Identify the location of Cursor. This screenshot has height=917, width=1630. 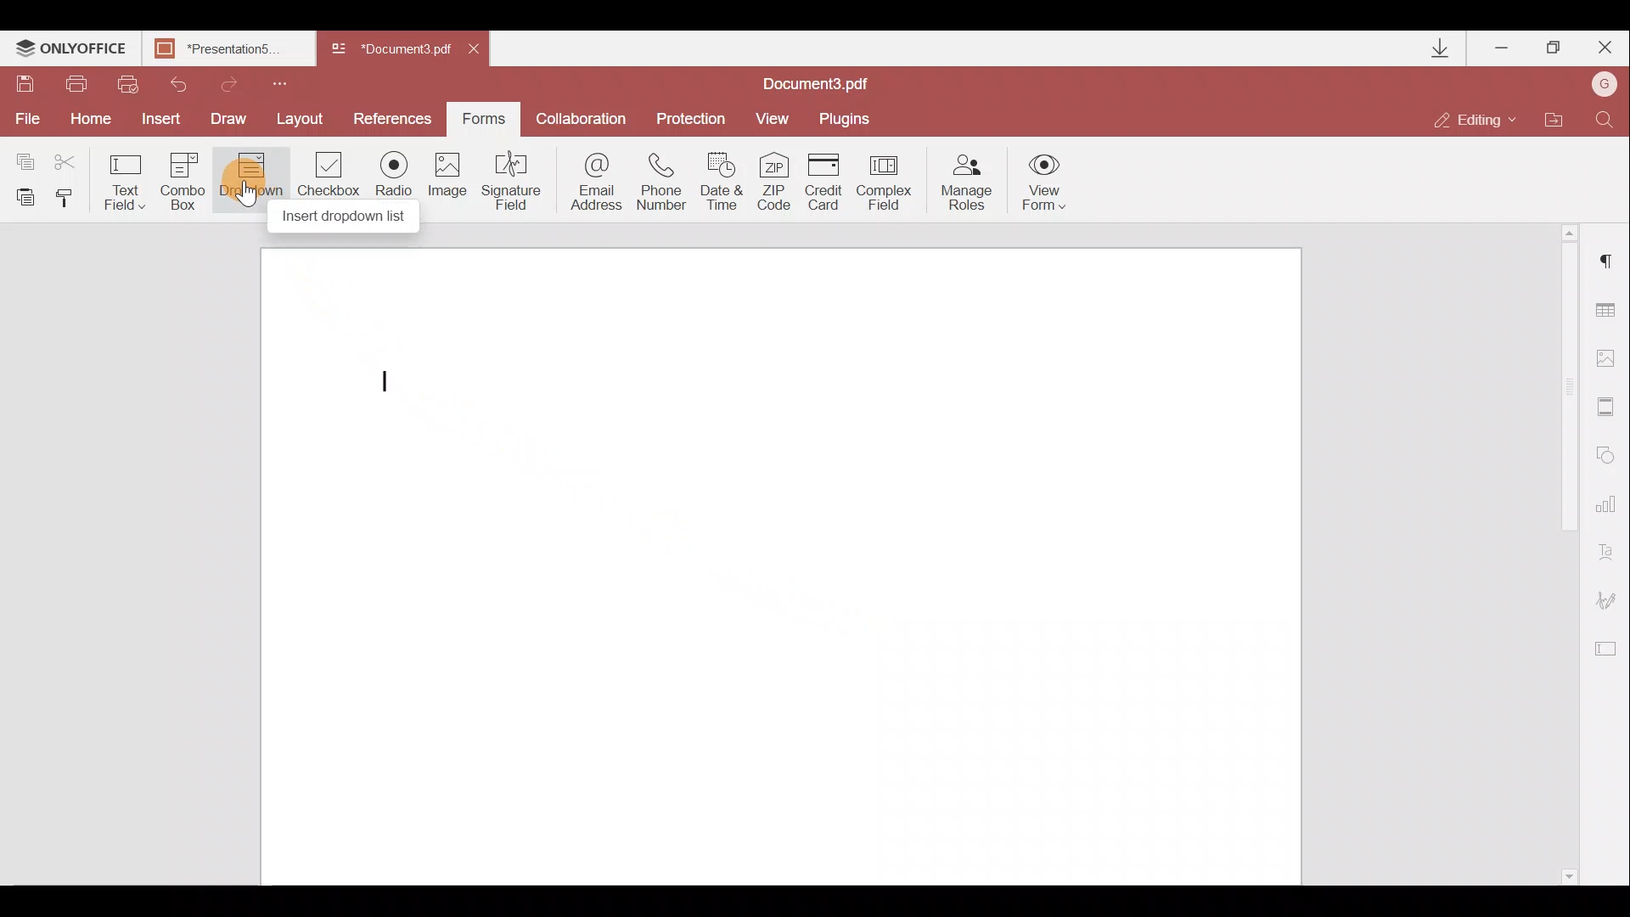
(246, 196).